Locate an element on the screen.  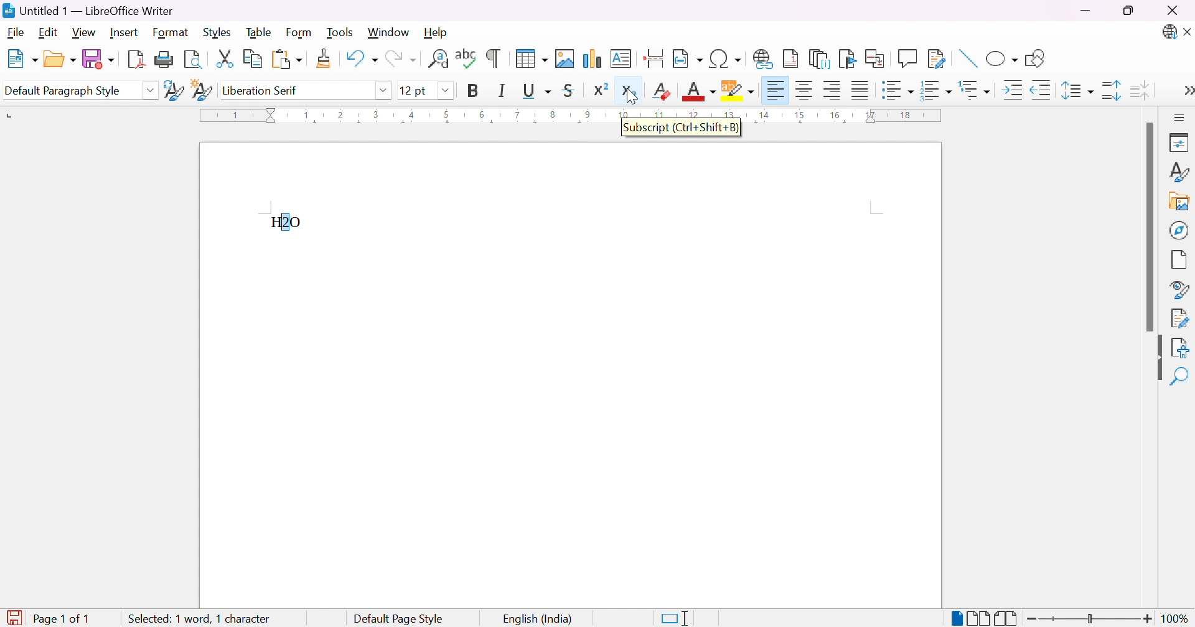
 is located at coordinates (439, 60).